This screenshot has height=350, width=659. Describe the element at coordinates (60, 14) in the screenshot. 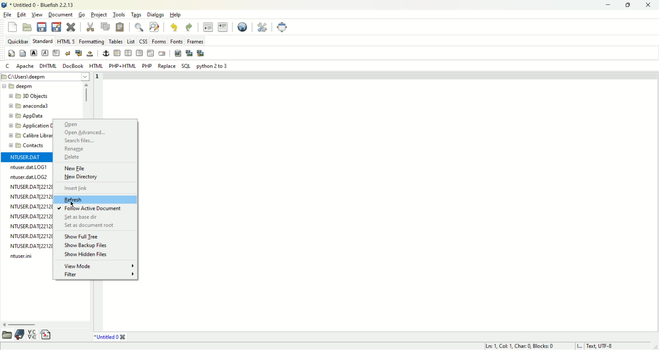

I see `document` at that location.